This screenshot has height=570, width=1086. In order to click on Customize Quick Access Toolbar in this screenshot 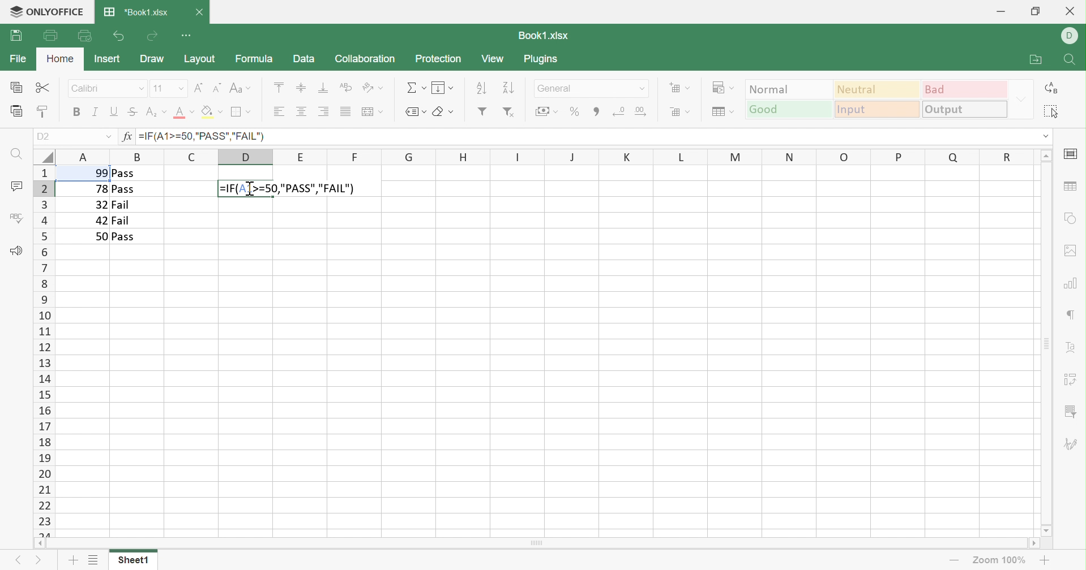, I will do `click(188, 36)`.